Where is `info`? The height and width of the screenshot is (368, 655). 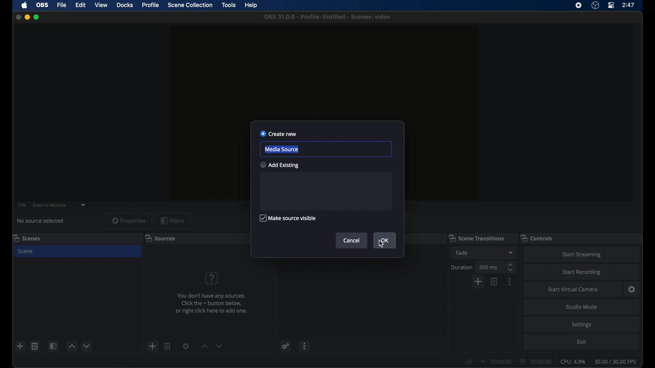 info is located at coordinates (211, 303).